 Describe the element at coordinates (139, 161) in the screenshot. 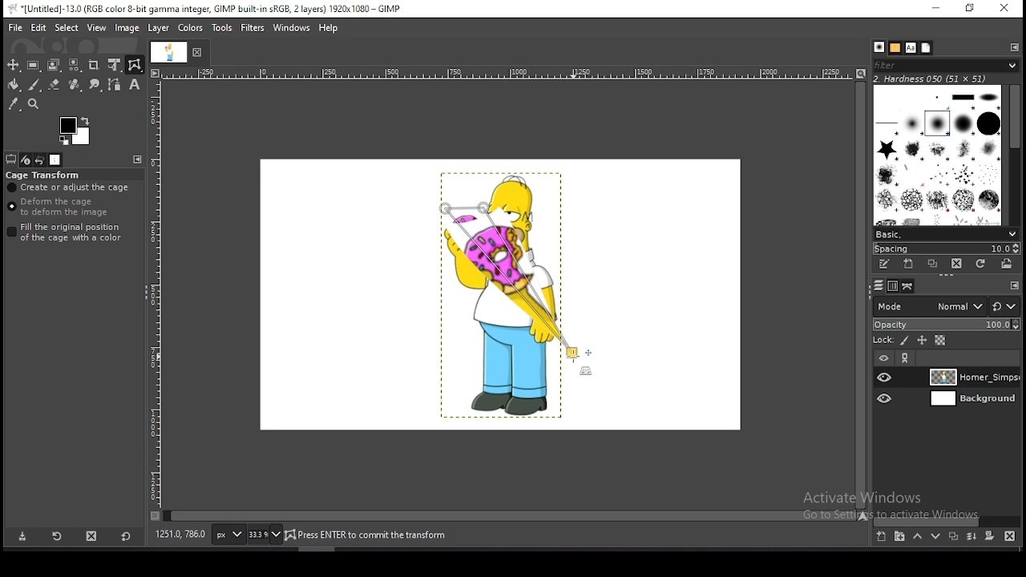

I see `configure this tab` at that location.